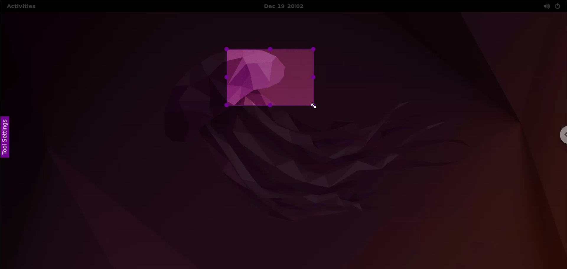  Describe the element at coordinates (7, 136) in the screenshot. I see `tool settings` at that location.